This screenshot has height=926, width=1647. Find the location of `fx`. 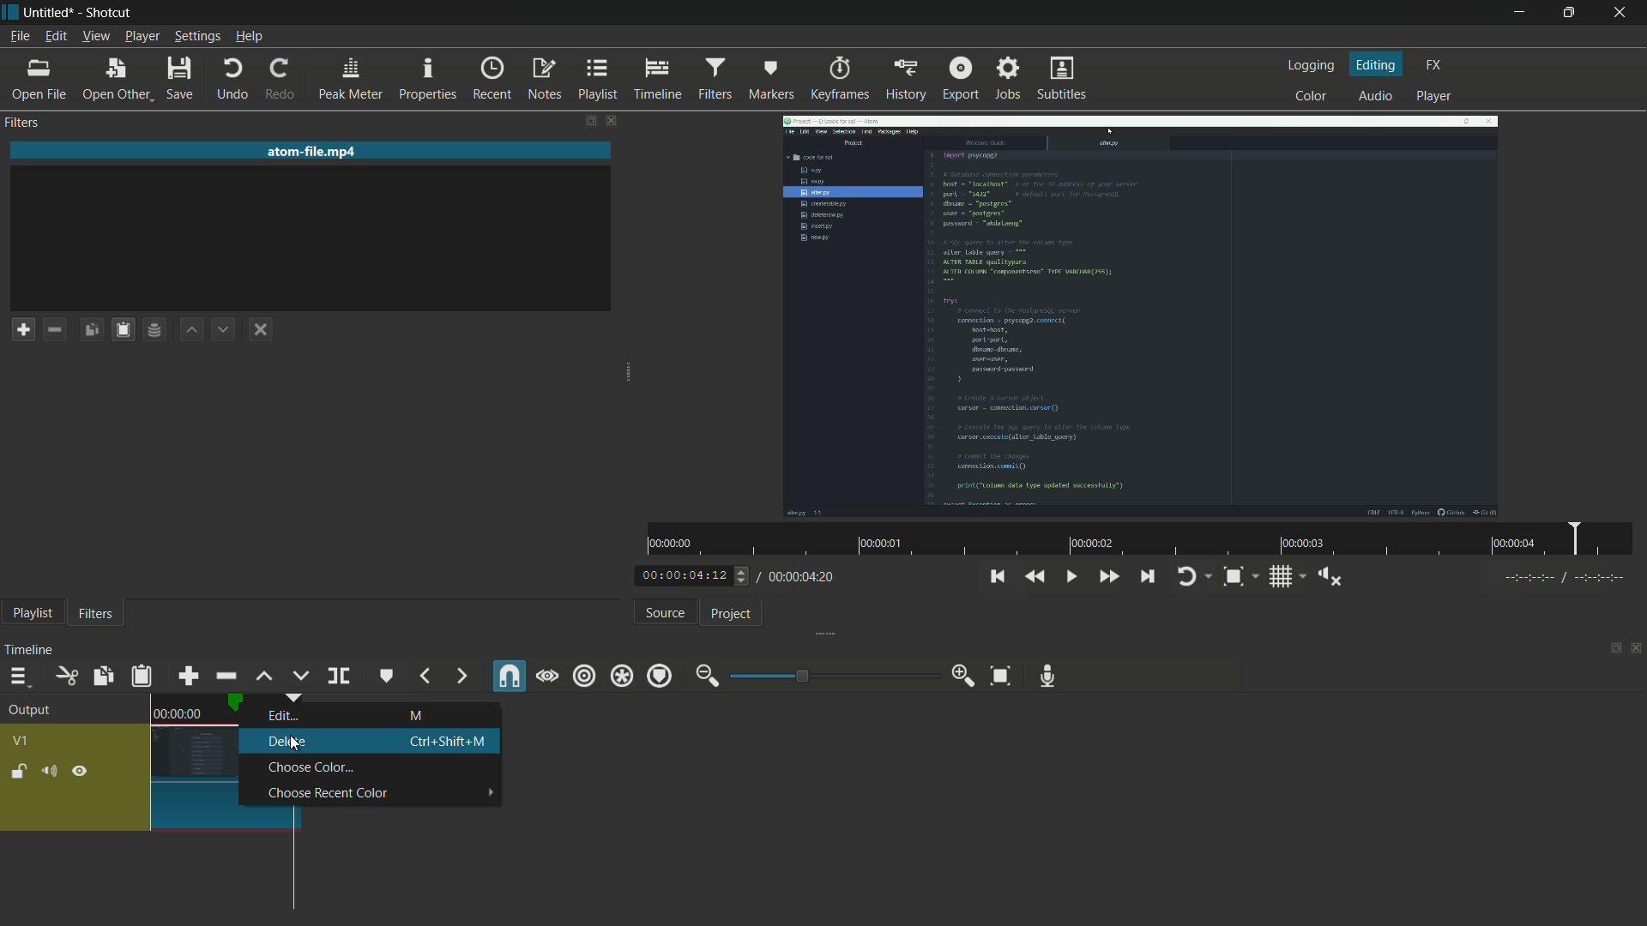

fx is located at coordinates (1433, 66).